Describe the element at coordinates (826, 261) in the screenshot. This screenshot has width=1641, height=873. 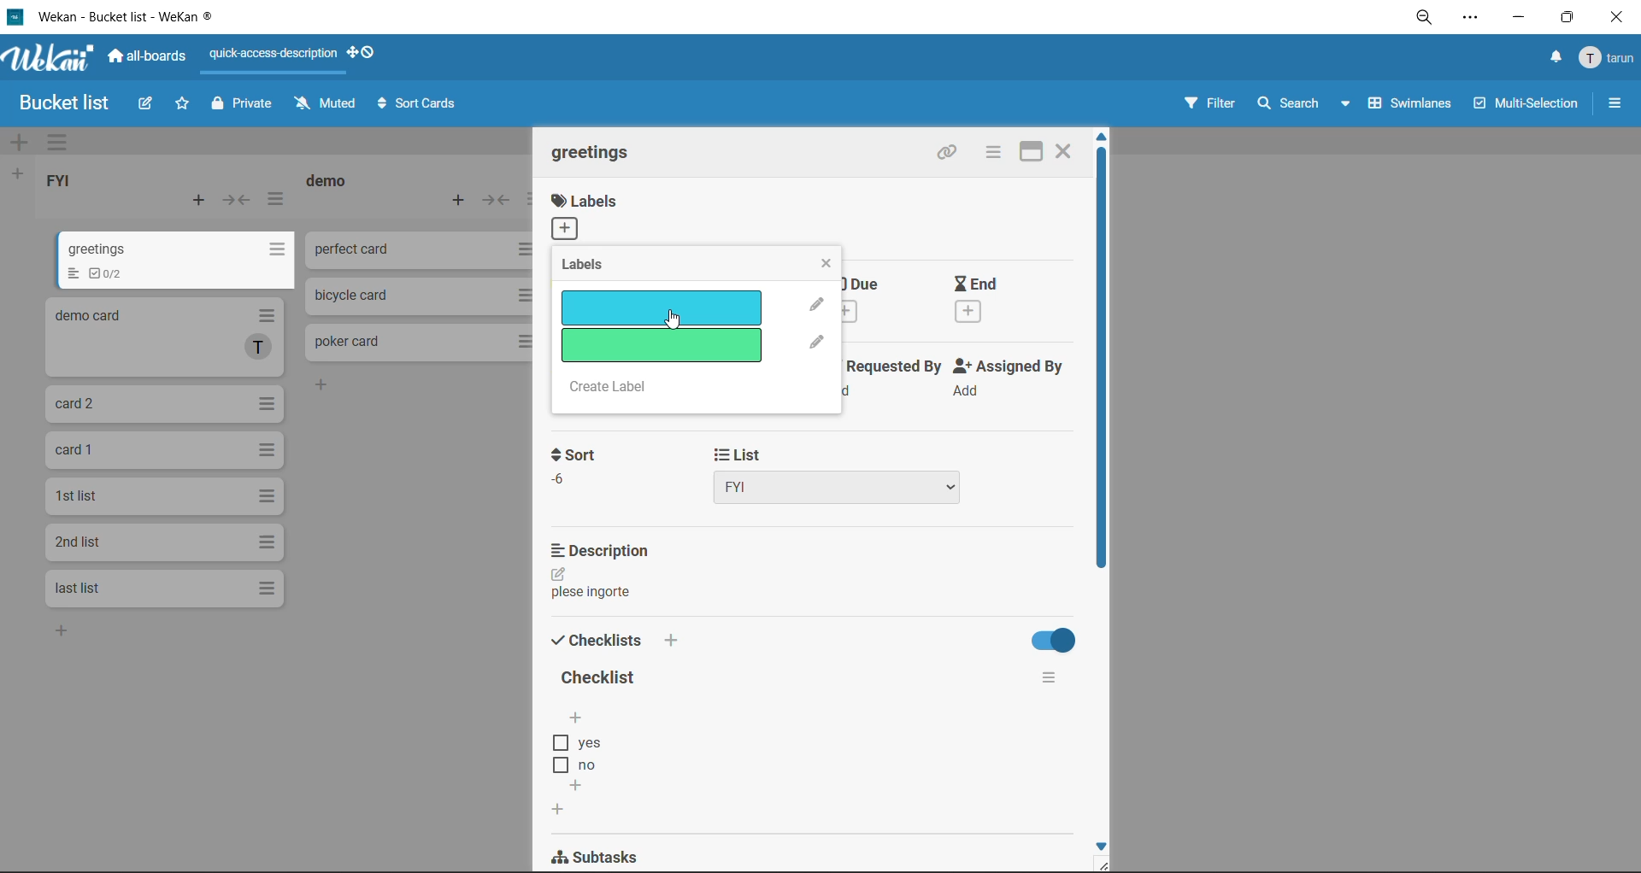
I see `close` at that location.